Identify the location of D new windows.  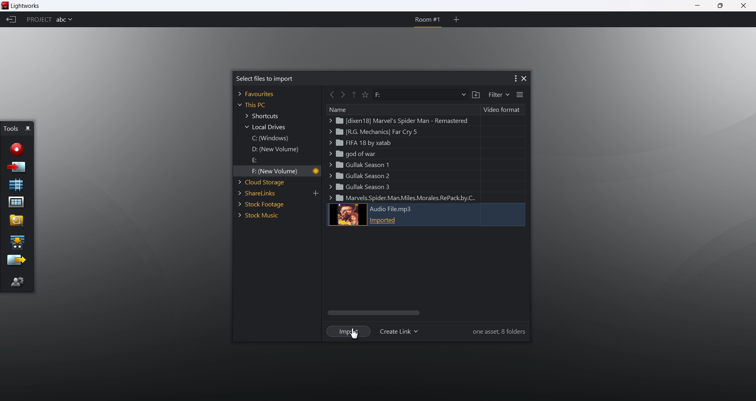
(275, 150).